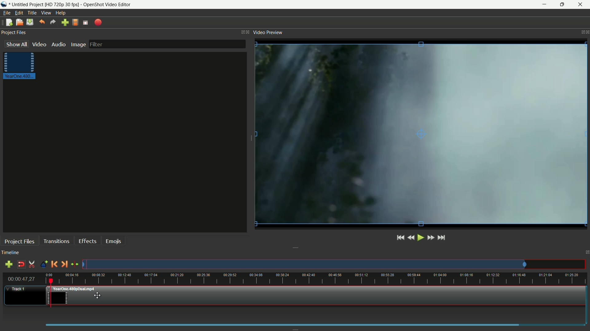  What do you see at coordinates (411, 238) in the screenshot?
I see `rewind` at bounding box center [411, 238].